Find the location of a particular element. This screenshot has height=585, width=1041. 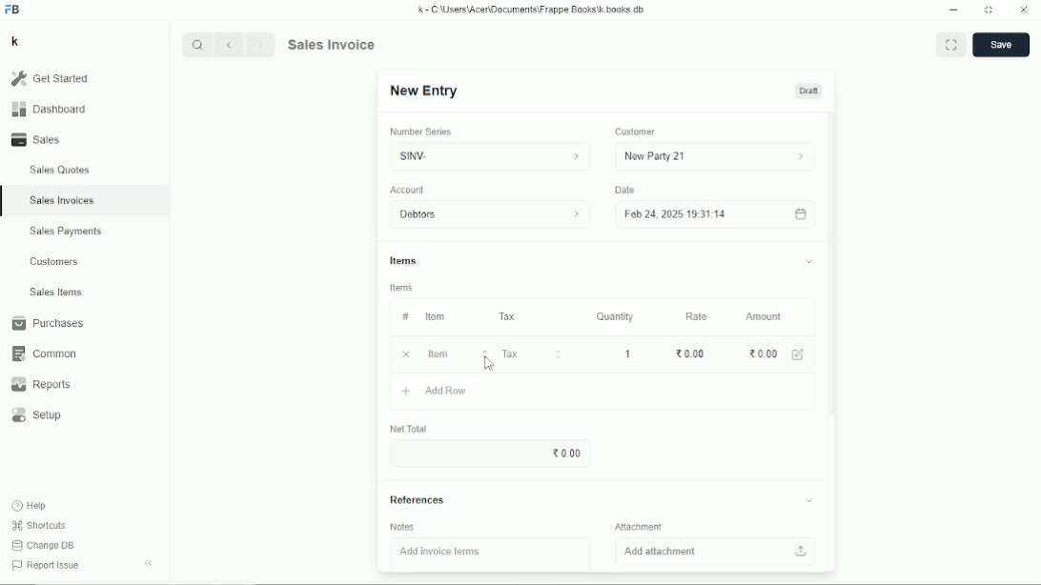

Edit is located at coordinates (800, 354).